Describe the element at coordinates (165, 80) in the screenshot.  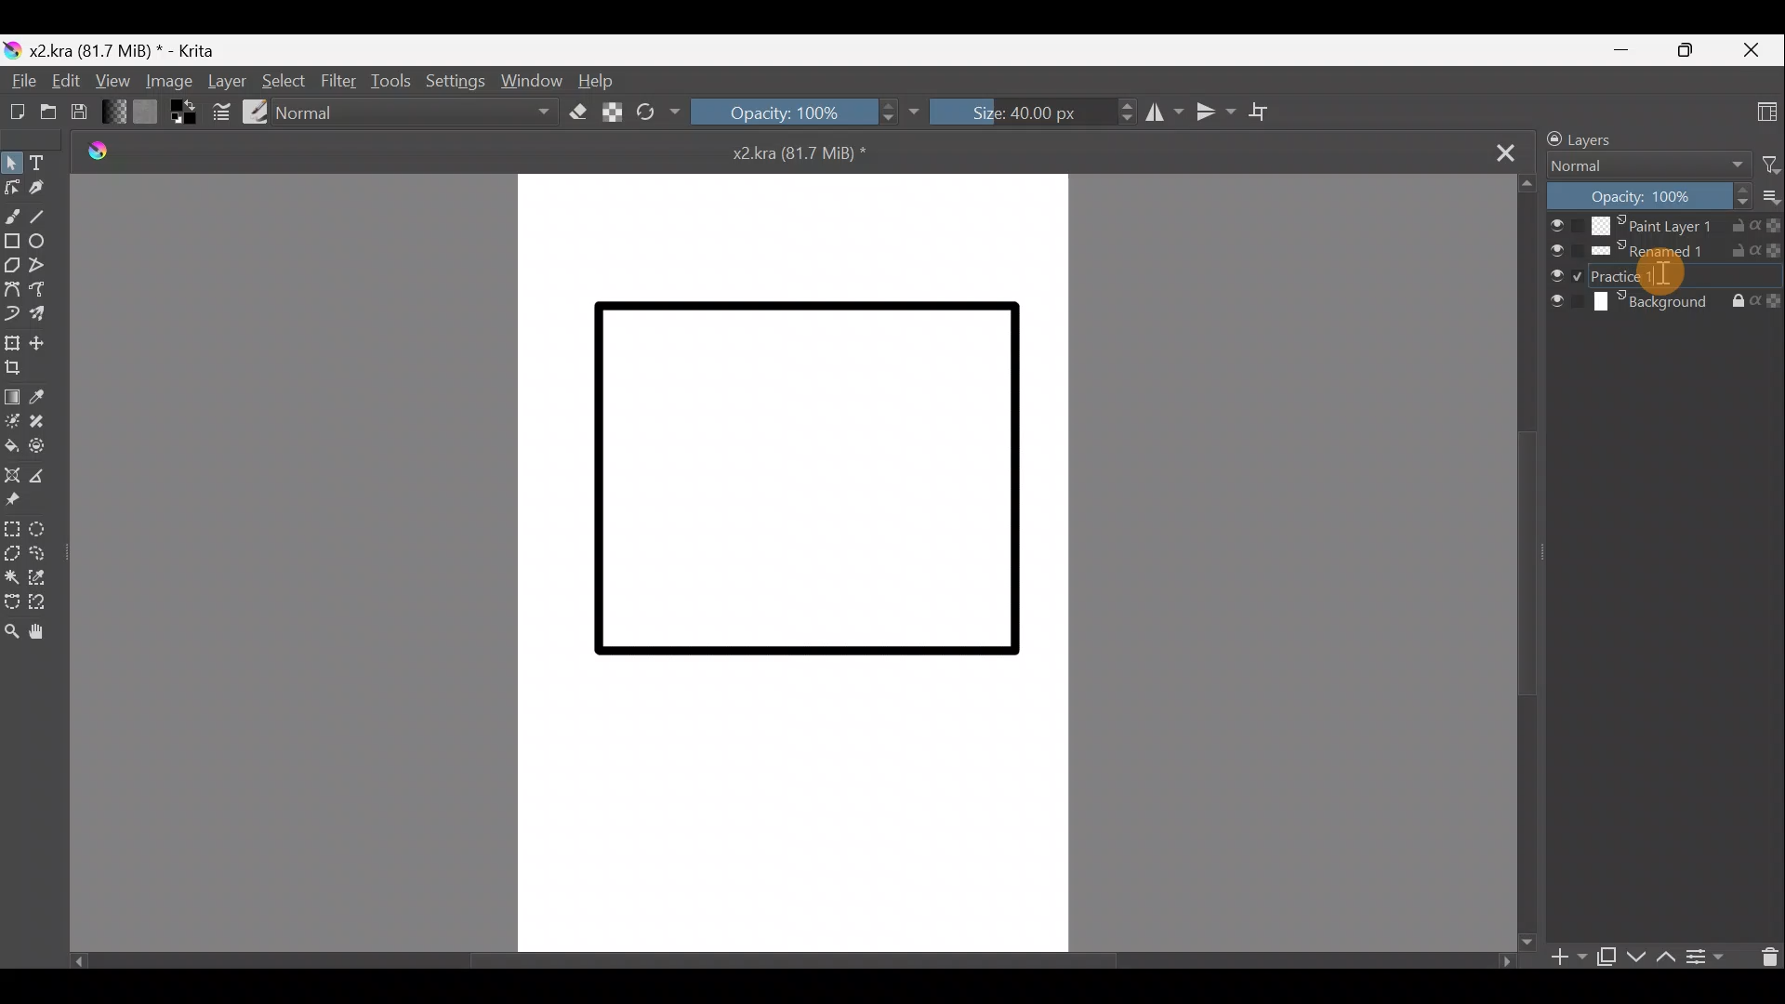
I see `Image` at that location.